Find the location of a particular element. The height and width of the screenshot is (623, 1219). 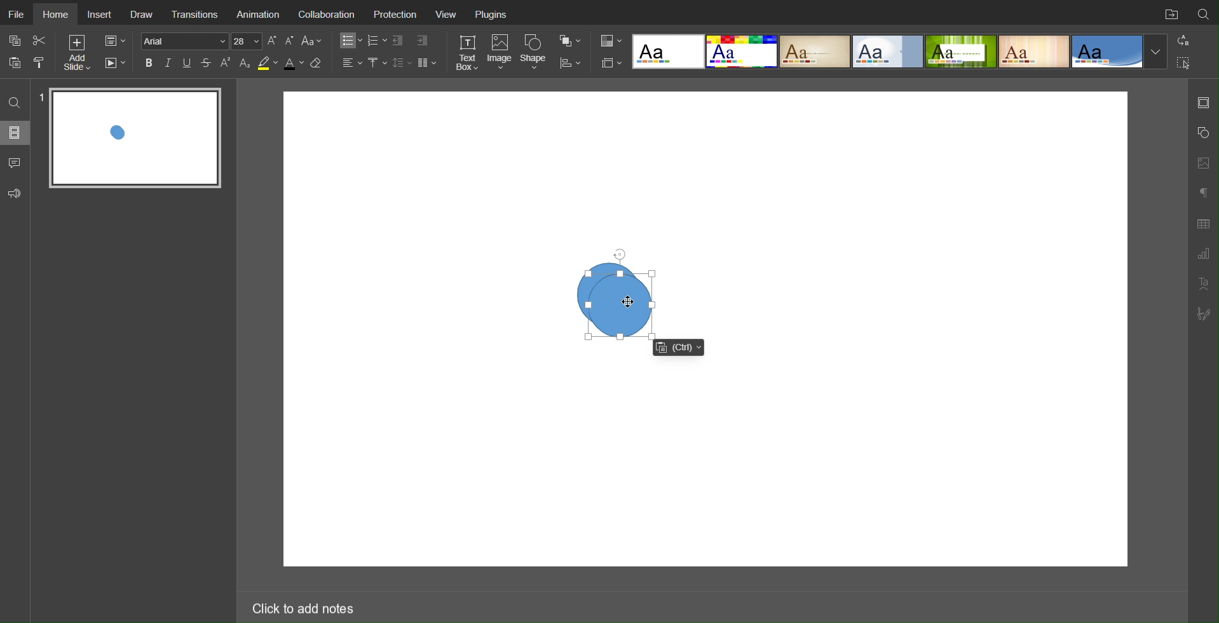

Columns is located at coordinates (428, 62).